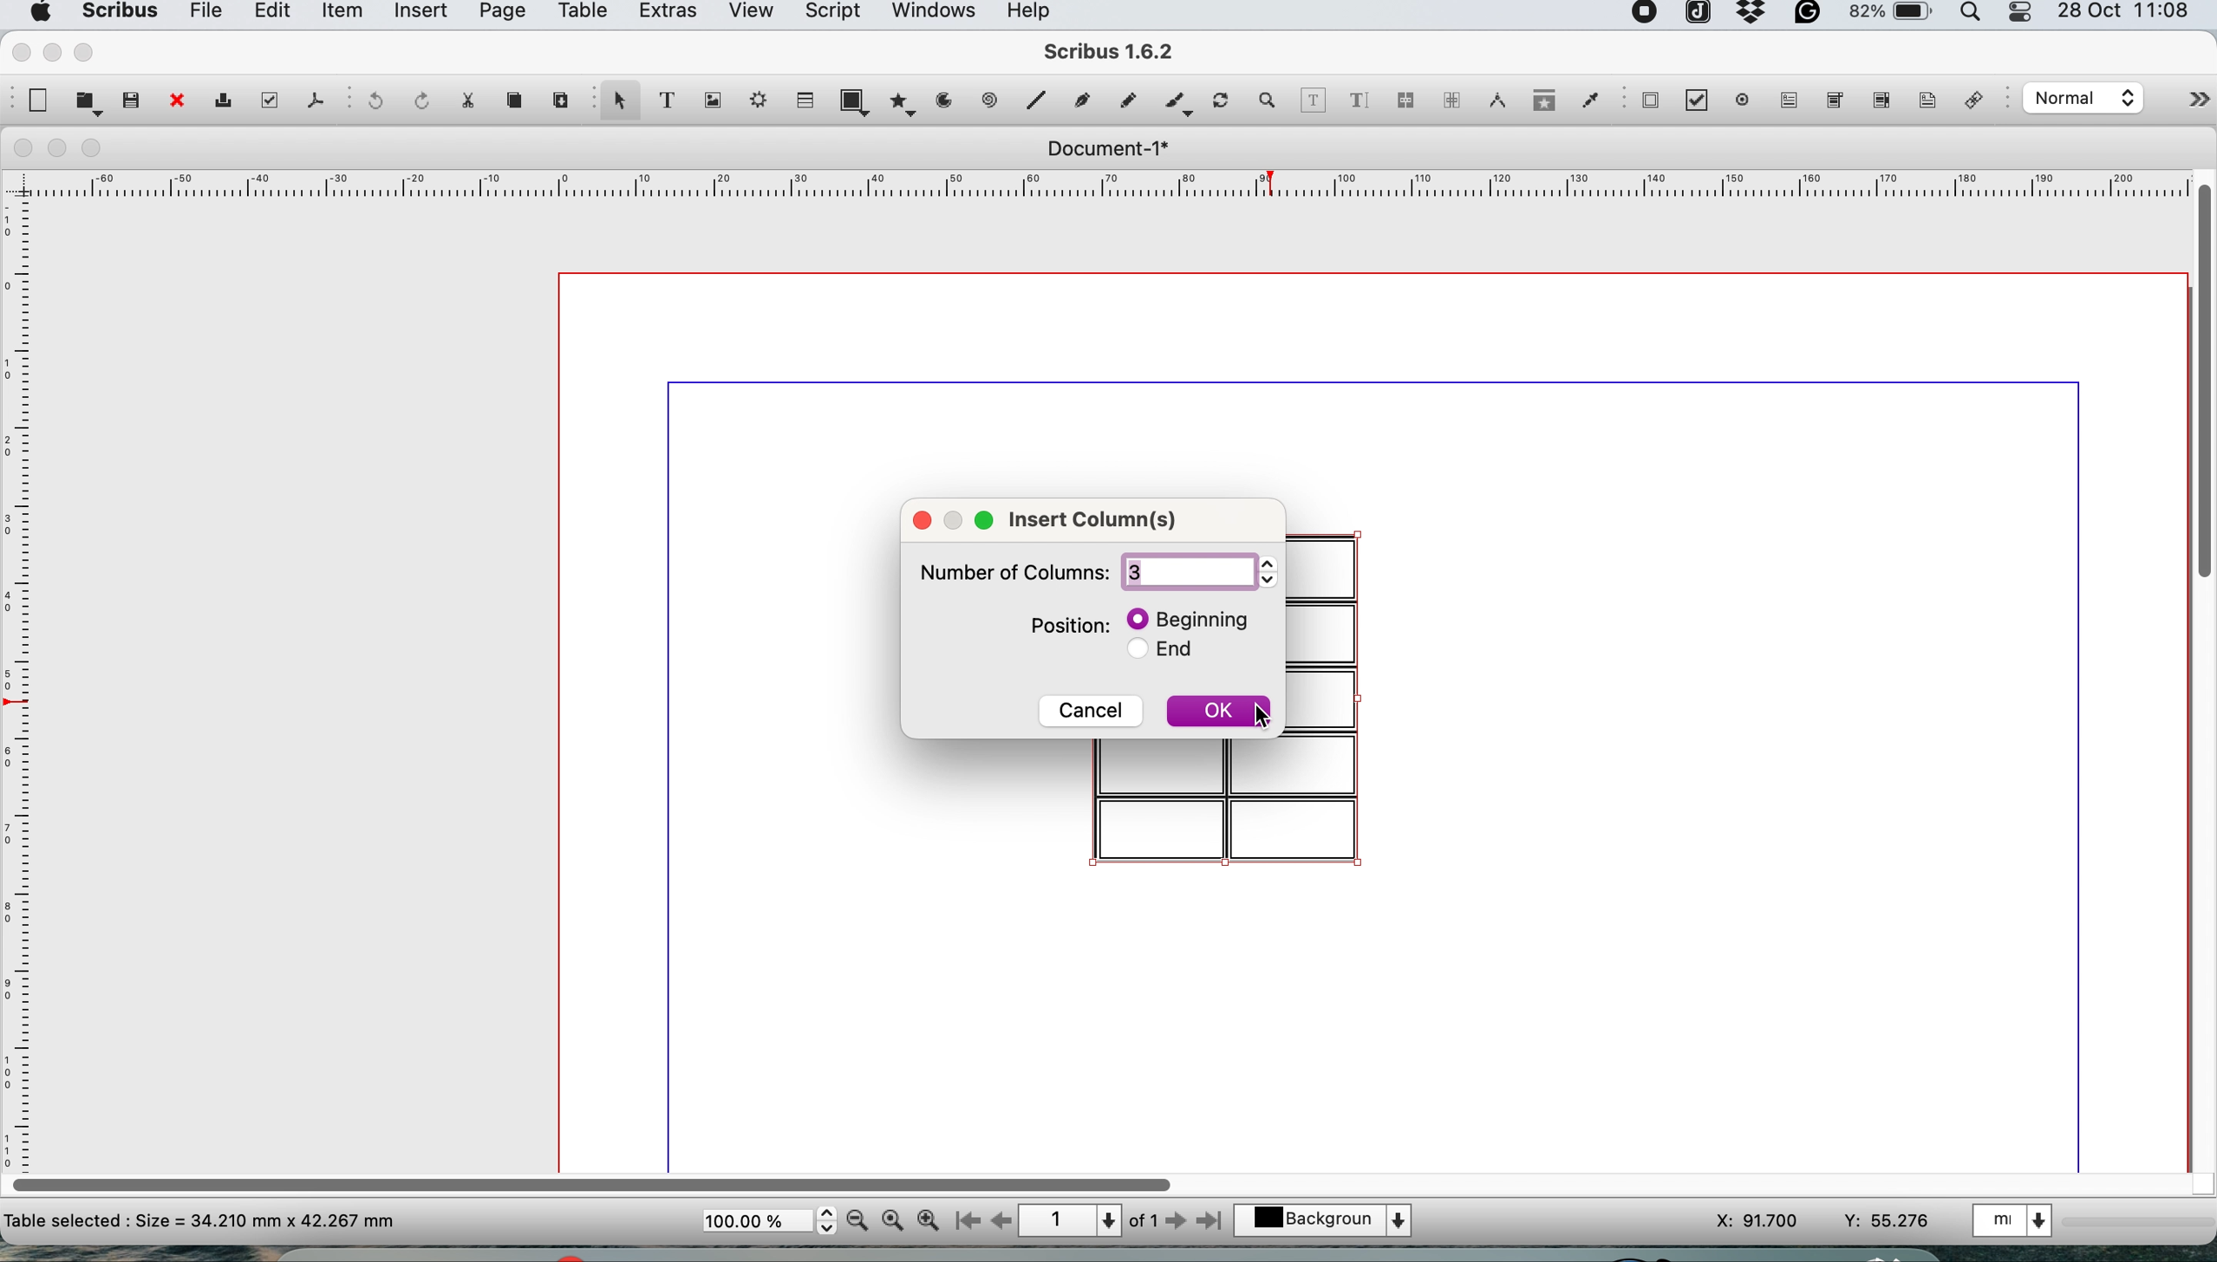 The width and height of the screenshot is (2217, 1262). I want to click on scribus, so click(117, 14).